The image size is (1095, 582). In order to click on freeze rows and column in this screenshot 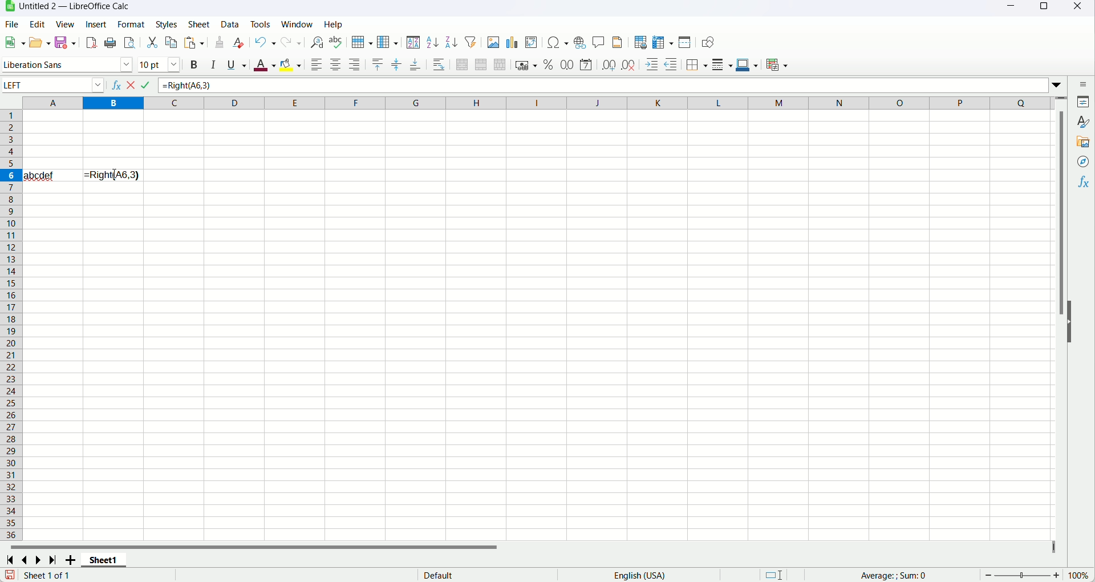, I will do `click(663, 42)`.